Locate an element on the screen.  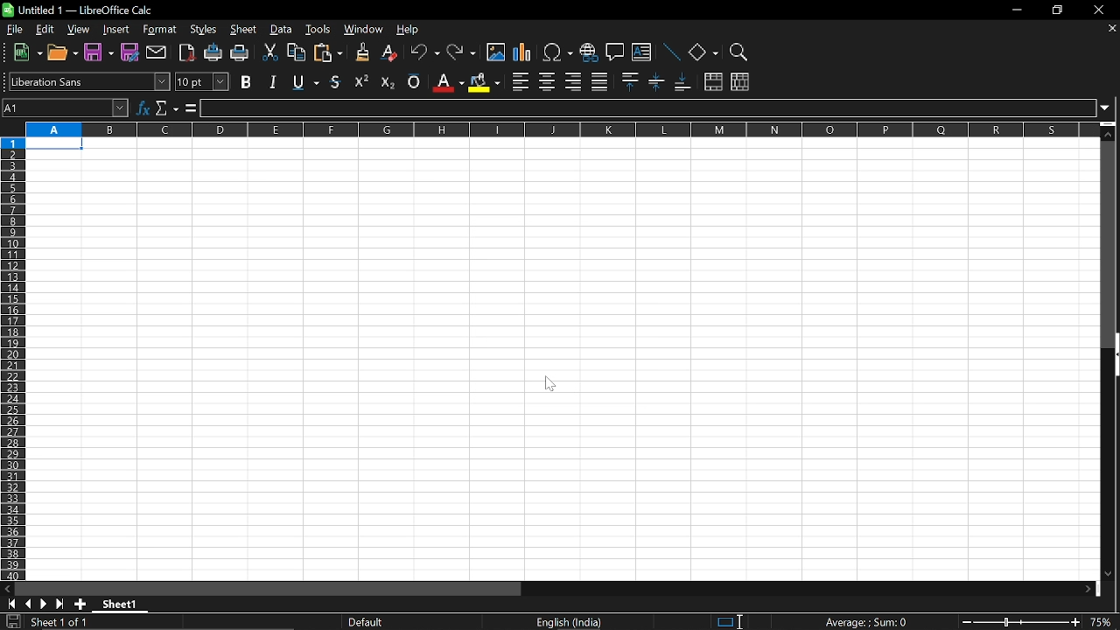
move left is located at coordinates (7, 587).